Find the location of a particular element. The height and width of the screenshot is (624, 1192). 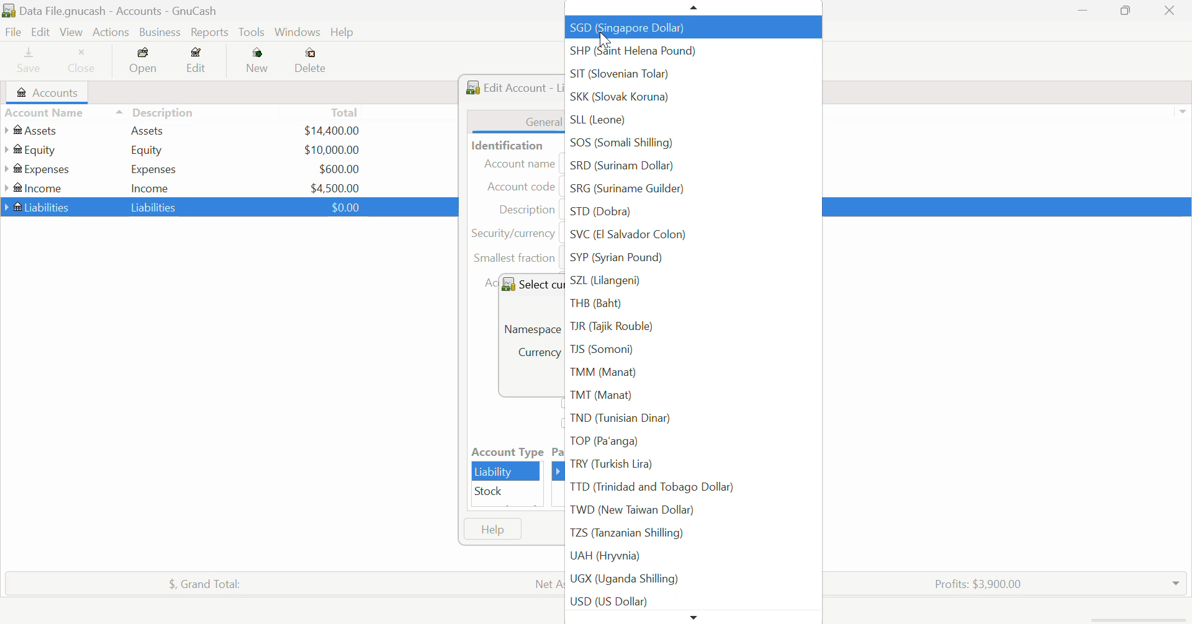

Actions is located at coordinates (109, 32).